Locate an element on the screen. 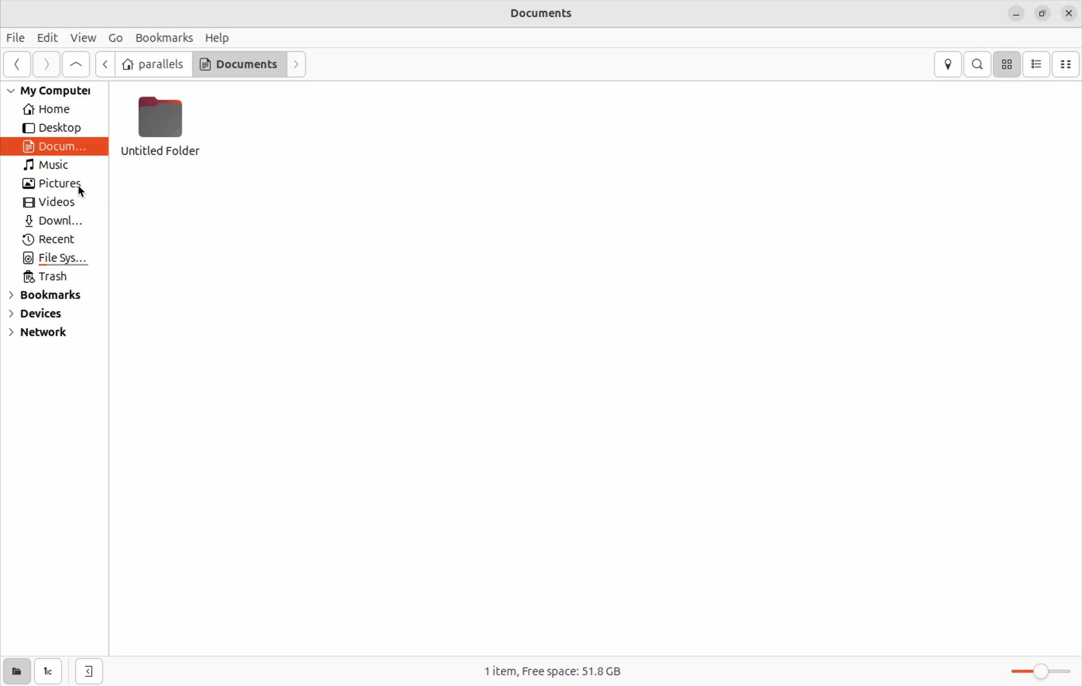 This screenshot has height=686, width=1082. Trash is located at coordinates (49, 277).